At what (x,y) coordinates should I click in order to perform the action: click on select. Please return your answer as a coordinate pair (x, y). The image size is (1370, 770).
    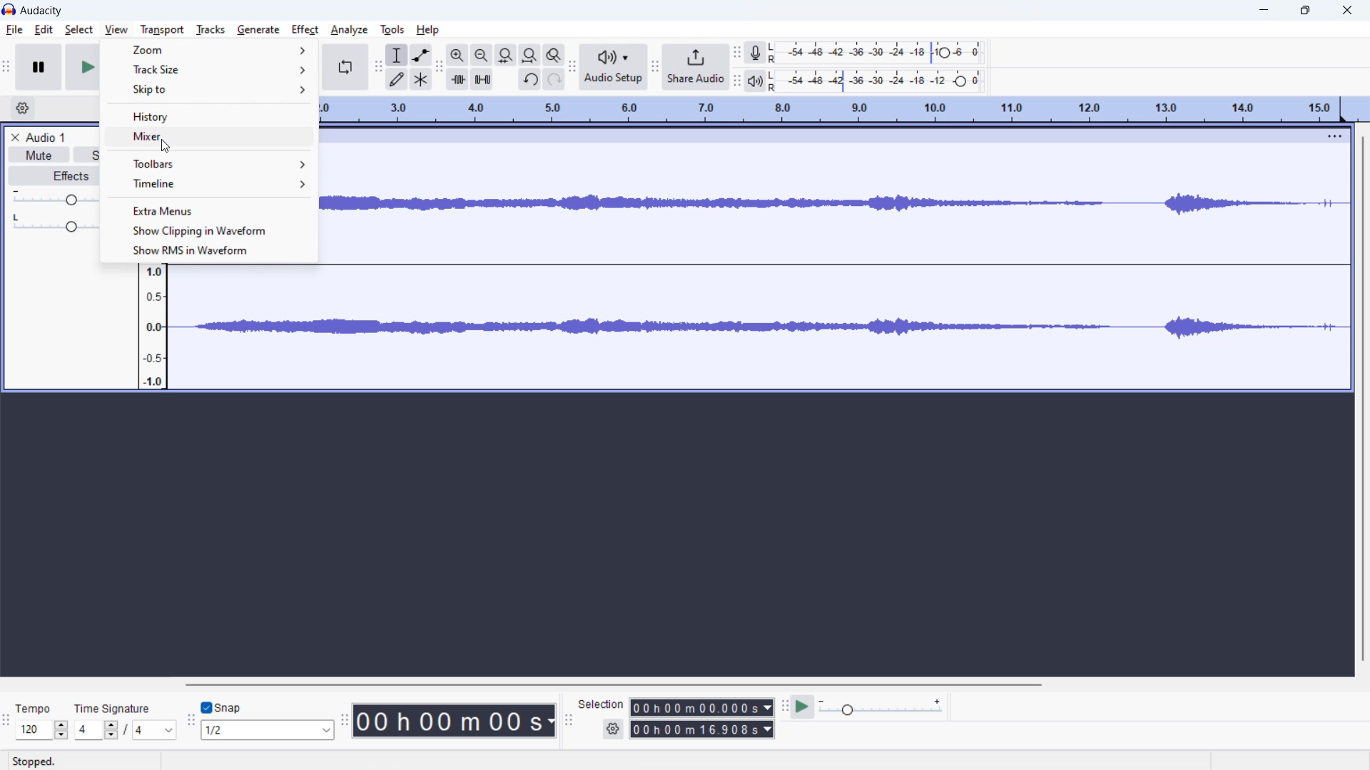
    Looking at the image, I should click on (78, 30).